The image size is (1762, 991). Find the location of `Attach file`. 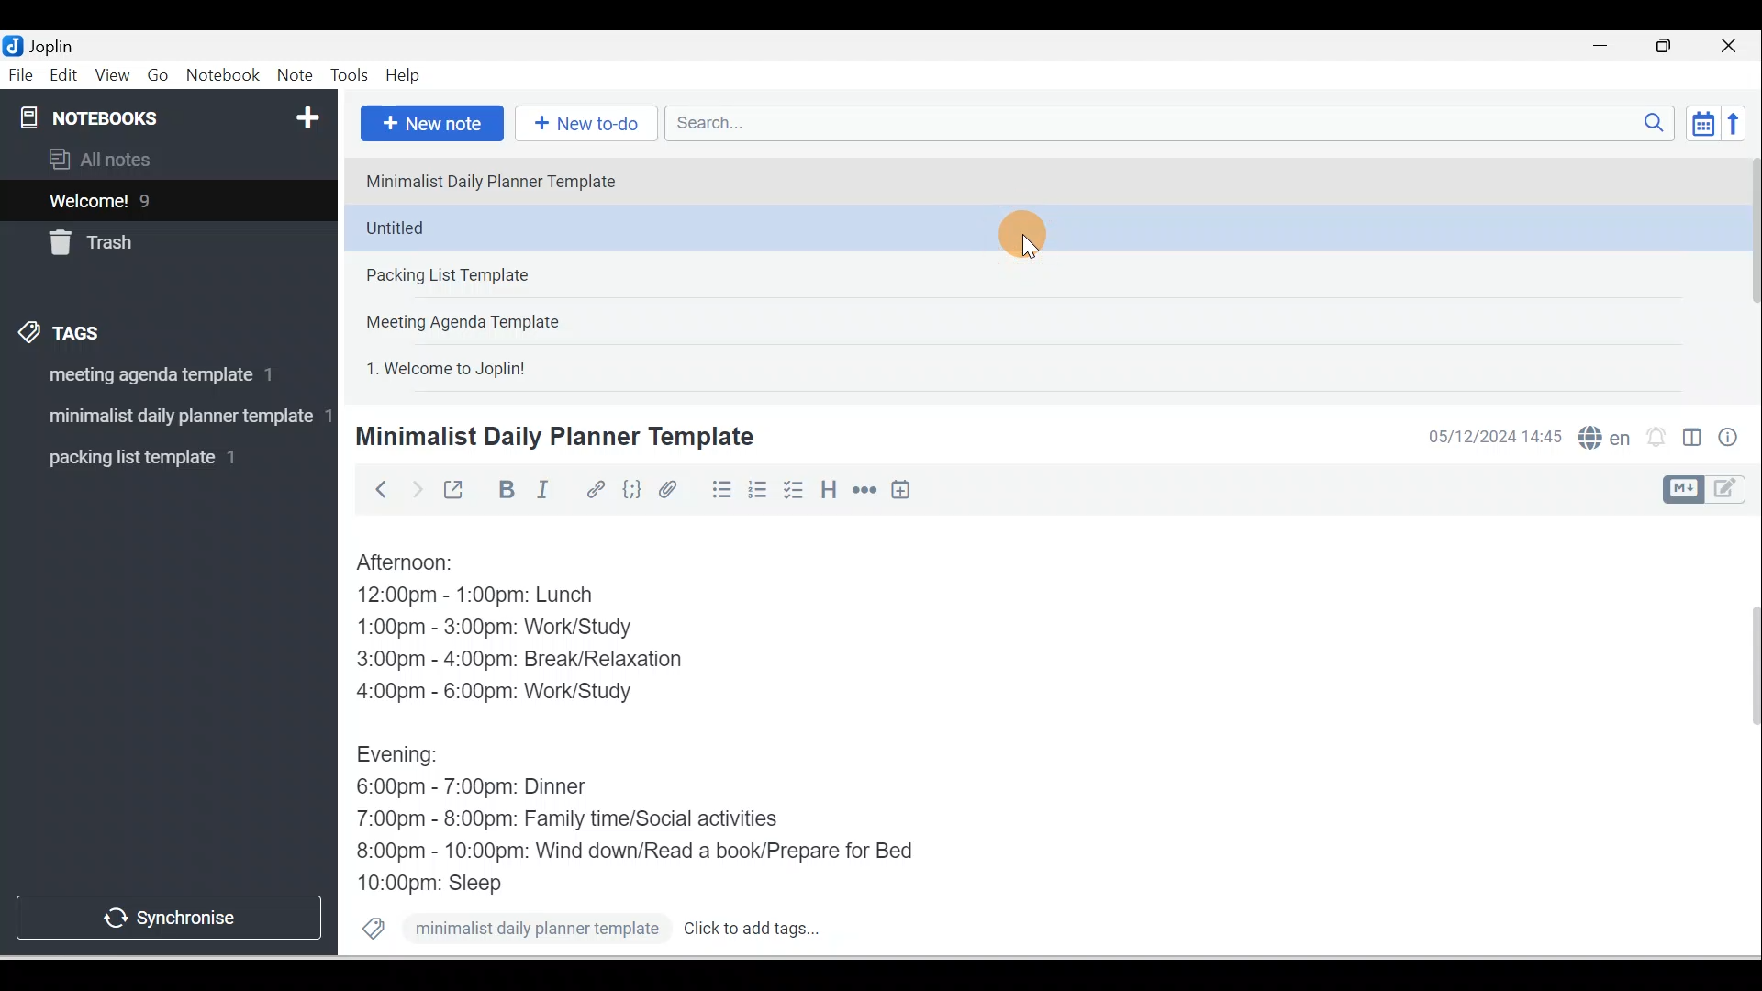

Attach file is located at coordinates (673, 489).